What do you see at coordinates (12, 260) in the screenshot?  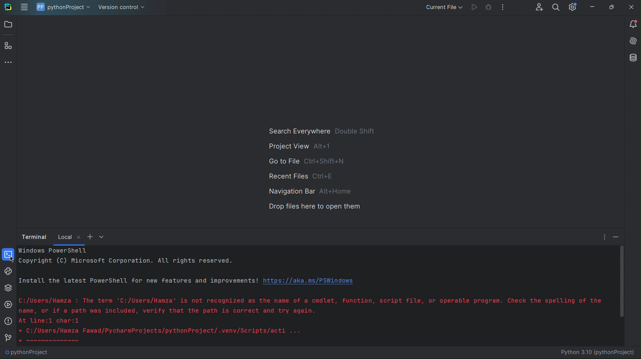 I see `Cursor` at bounding box center [12, 260].